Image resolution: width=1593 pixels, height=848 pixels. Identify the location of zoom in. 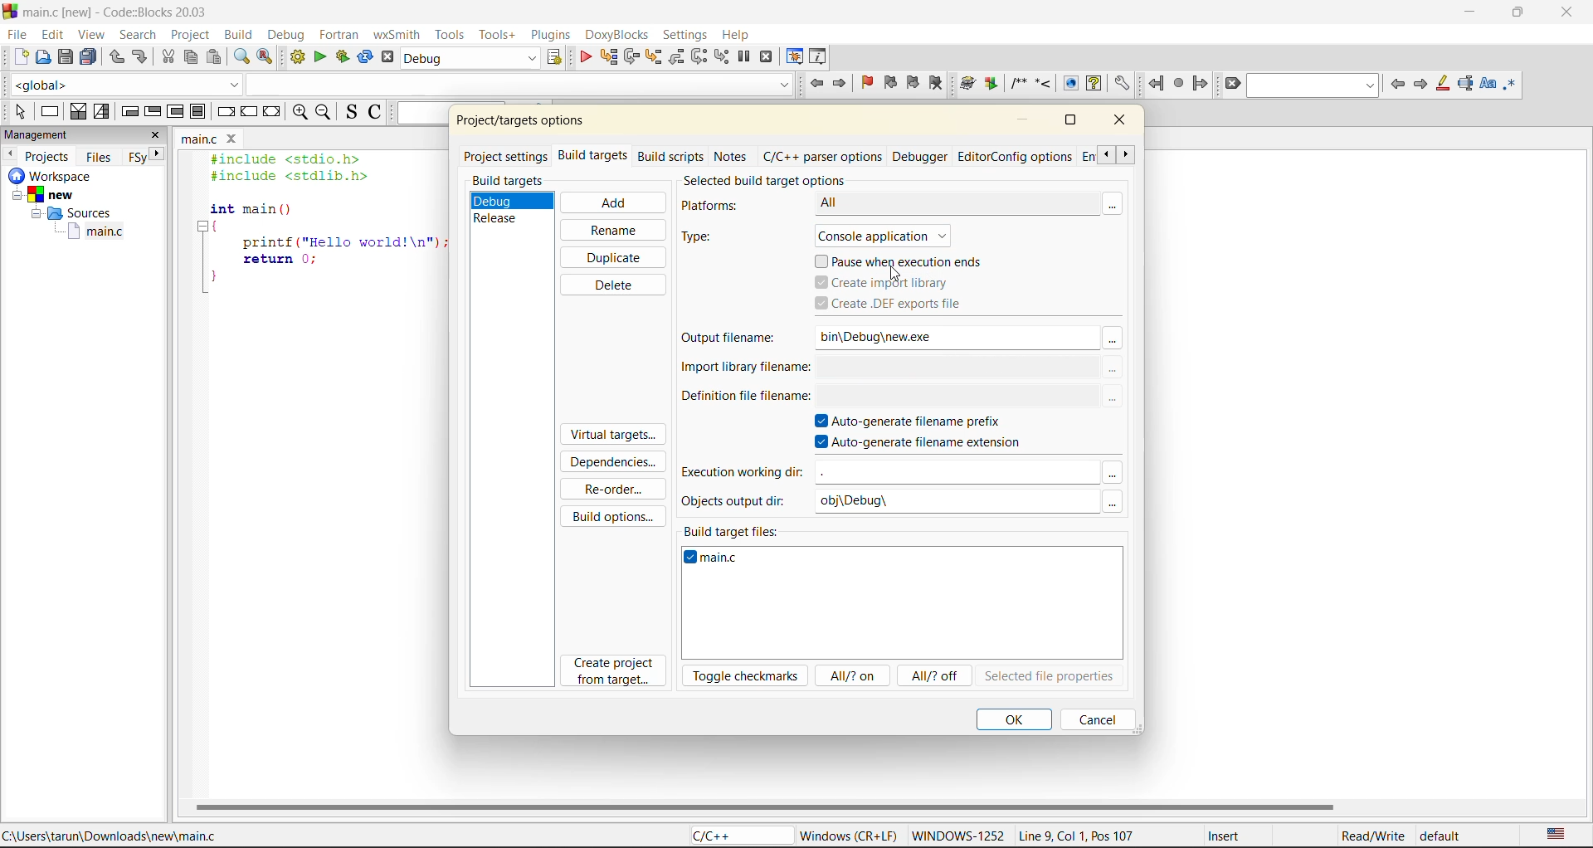
(299, 113).